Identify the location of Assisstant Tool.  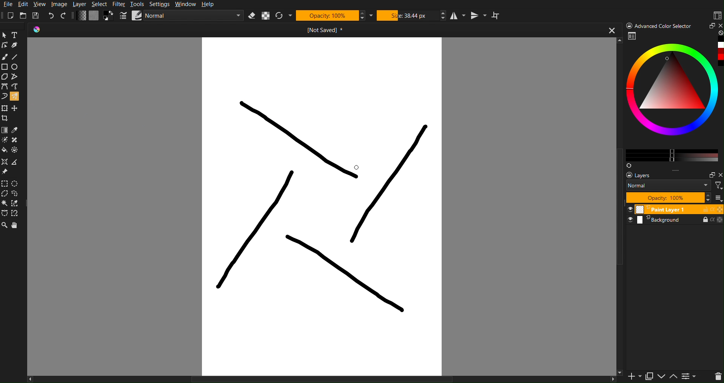
(6, 162).